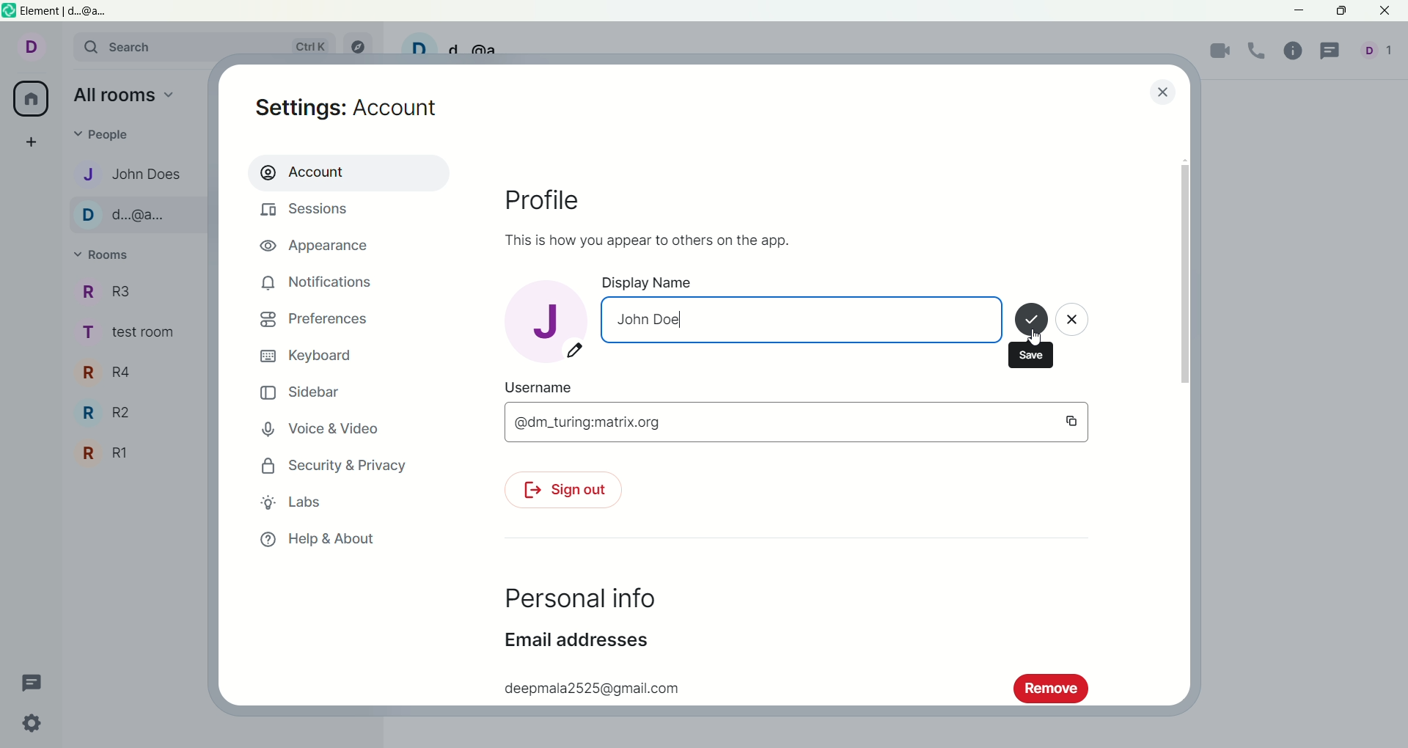 The height and width of the screenshot is (748, 1408). Describe the element at coordinates (1332, 51) in the screenshot. I see `threads` at that location.